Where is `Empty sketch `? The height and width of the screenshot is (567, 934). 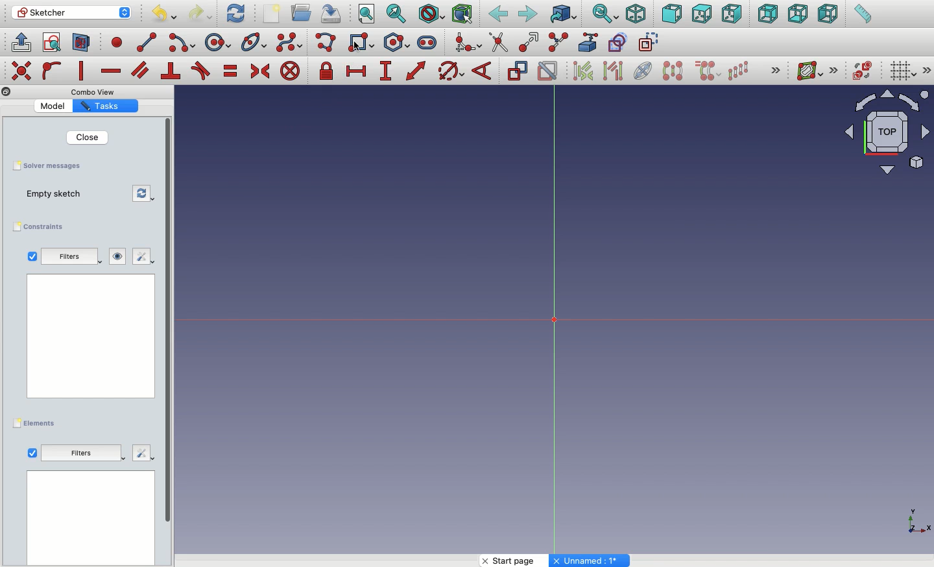 Empty sketch  is located at coordinates (60, 195).